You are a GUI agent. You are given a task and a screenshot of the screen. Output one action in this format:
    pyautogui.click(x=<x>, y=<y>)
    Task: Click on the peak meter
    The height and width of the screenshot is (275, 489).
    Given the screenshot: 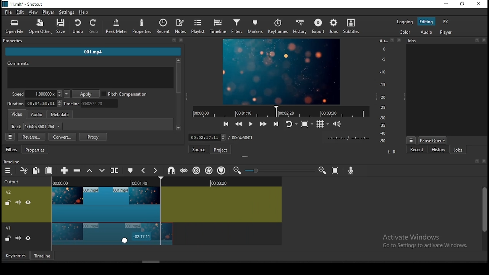 What is the action you would take?
    pyautogui.click(x=117, y=26)
    